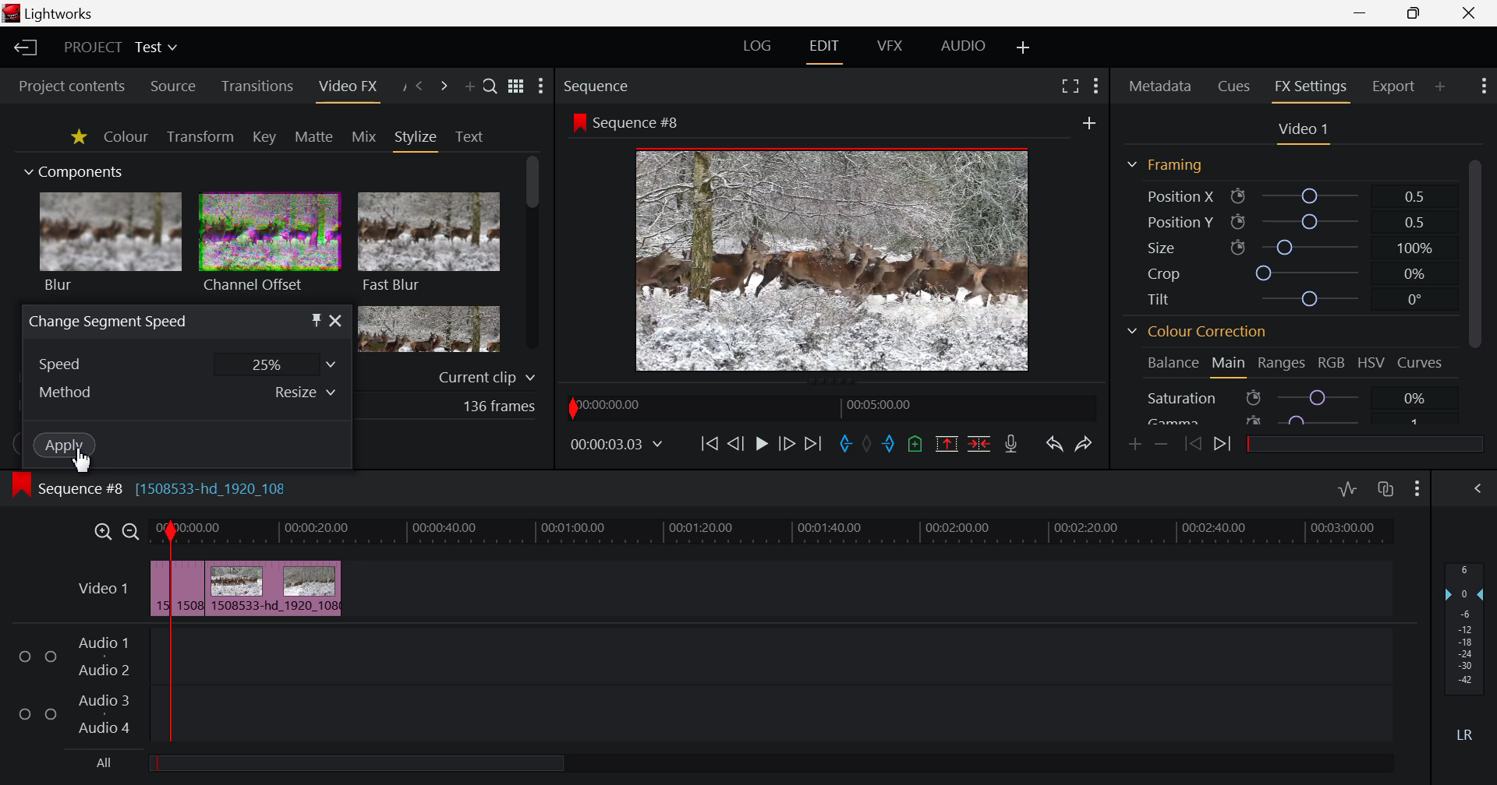 This screenshot has width=1497, height=785. I want to click on Redo, so click(1082, 445).